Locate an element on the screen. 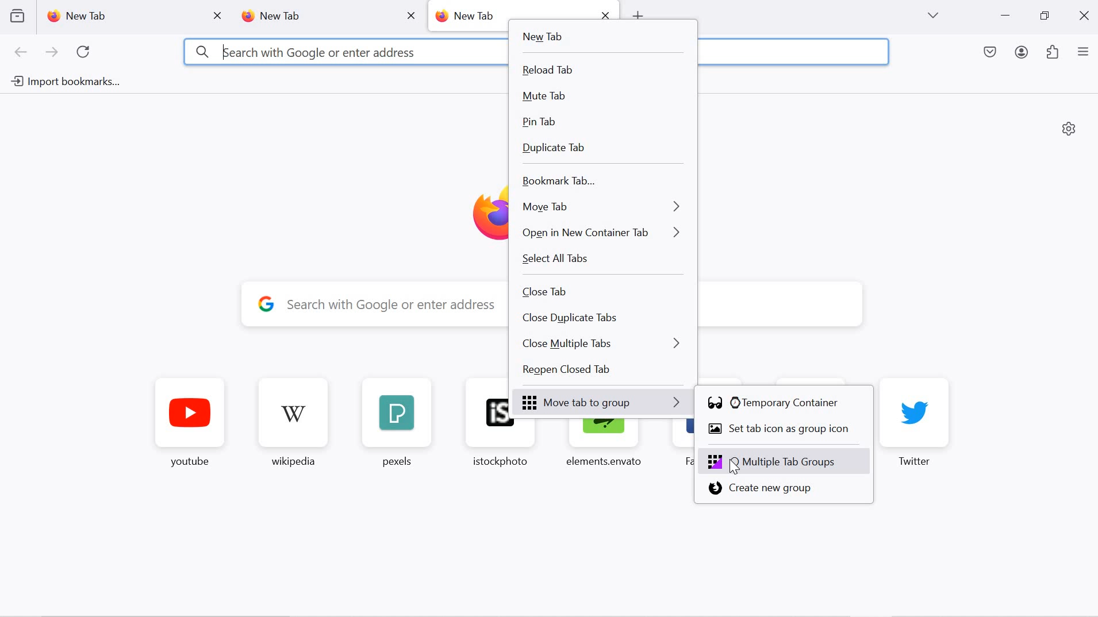  google logo is located at coordinates (266, 303).